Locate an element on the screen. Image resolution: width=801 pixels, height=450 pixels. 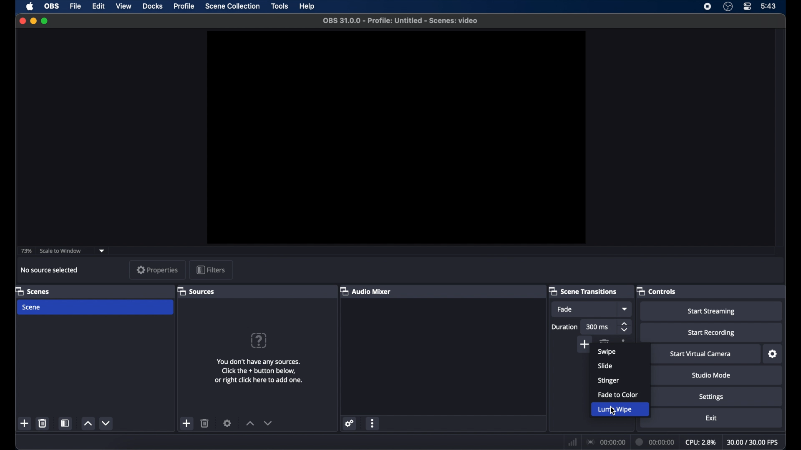
file is located at coordinates (76, 6).